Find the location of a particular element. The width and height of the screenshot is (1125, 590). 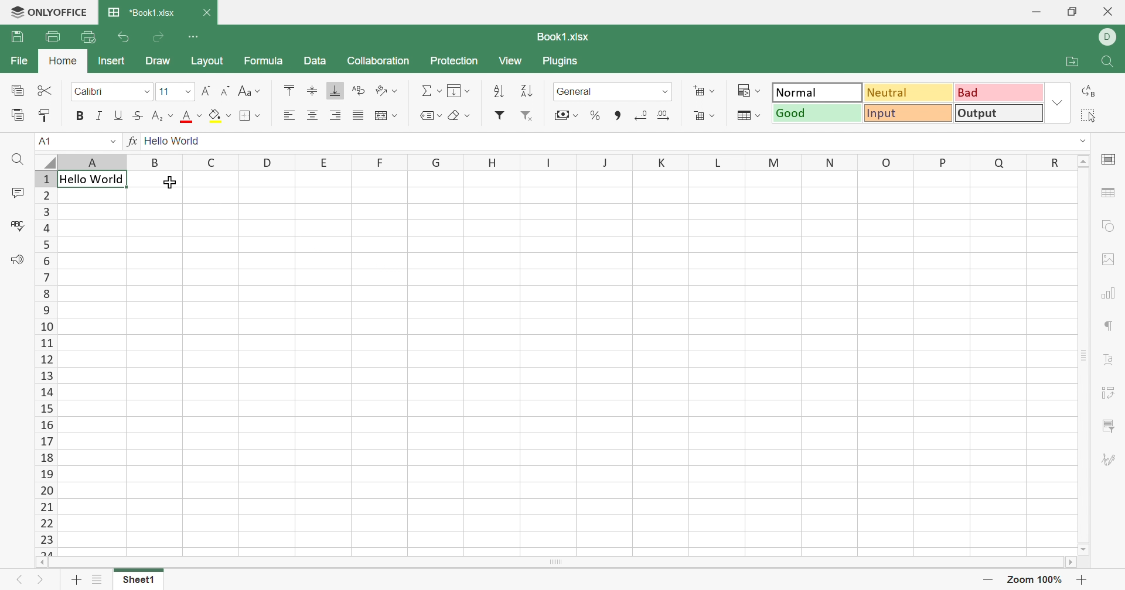

Strikethrough is located at coordinates (137, 114).